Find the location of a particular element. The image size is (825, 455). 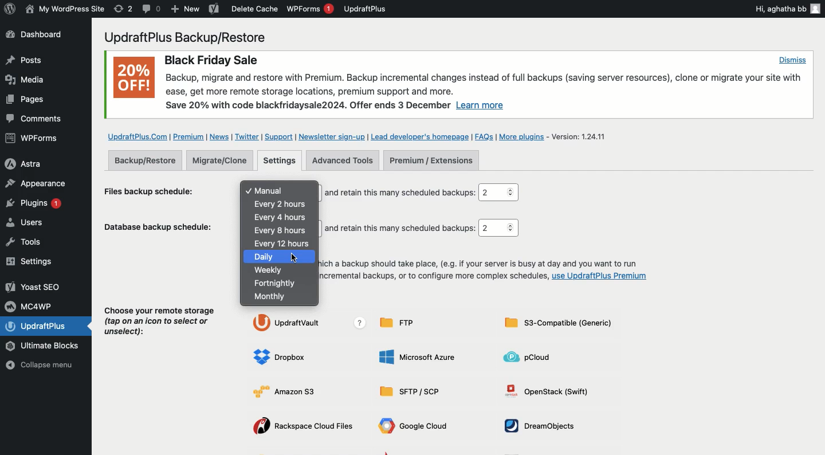

WPForms is located at coordinates (33, 139).